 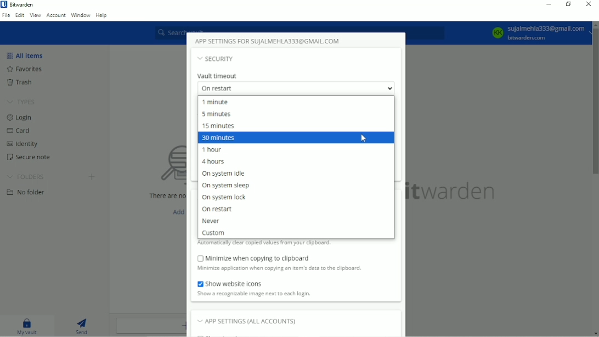 I want to click on View, so click(x=35, y=16).